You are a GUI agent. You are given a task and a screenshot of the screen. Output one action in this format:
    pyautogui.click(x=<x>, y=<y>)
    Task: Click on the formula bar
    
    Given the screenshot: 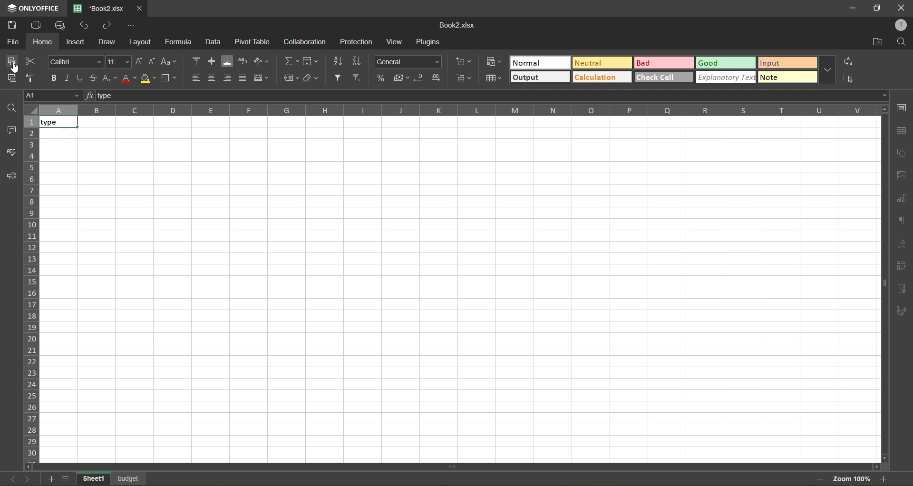 What is the action you would take?
    pyautogui.click(x=487, y=94)
    